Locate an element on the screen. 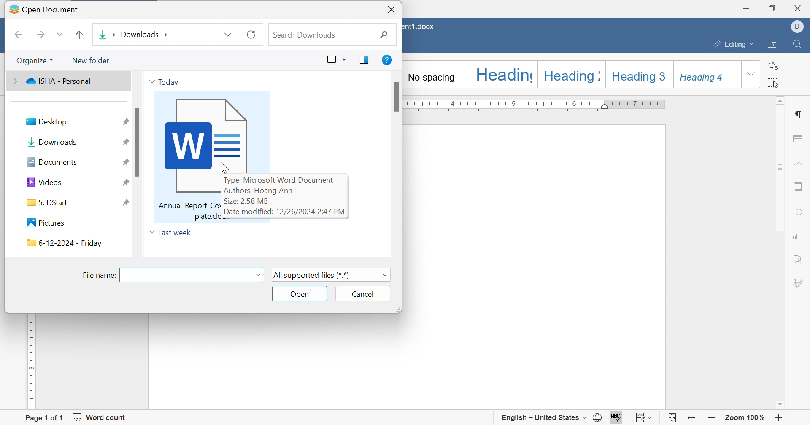 The image size is (810, 425). minimize is located at coordinates (749, 7).